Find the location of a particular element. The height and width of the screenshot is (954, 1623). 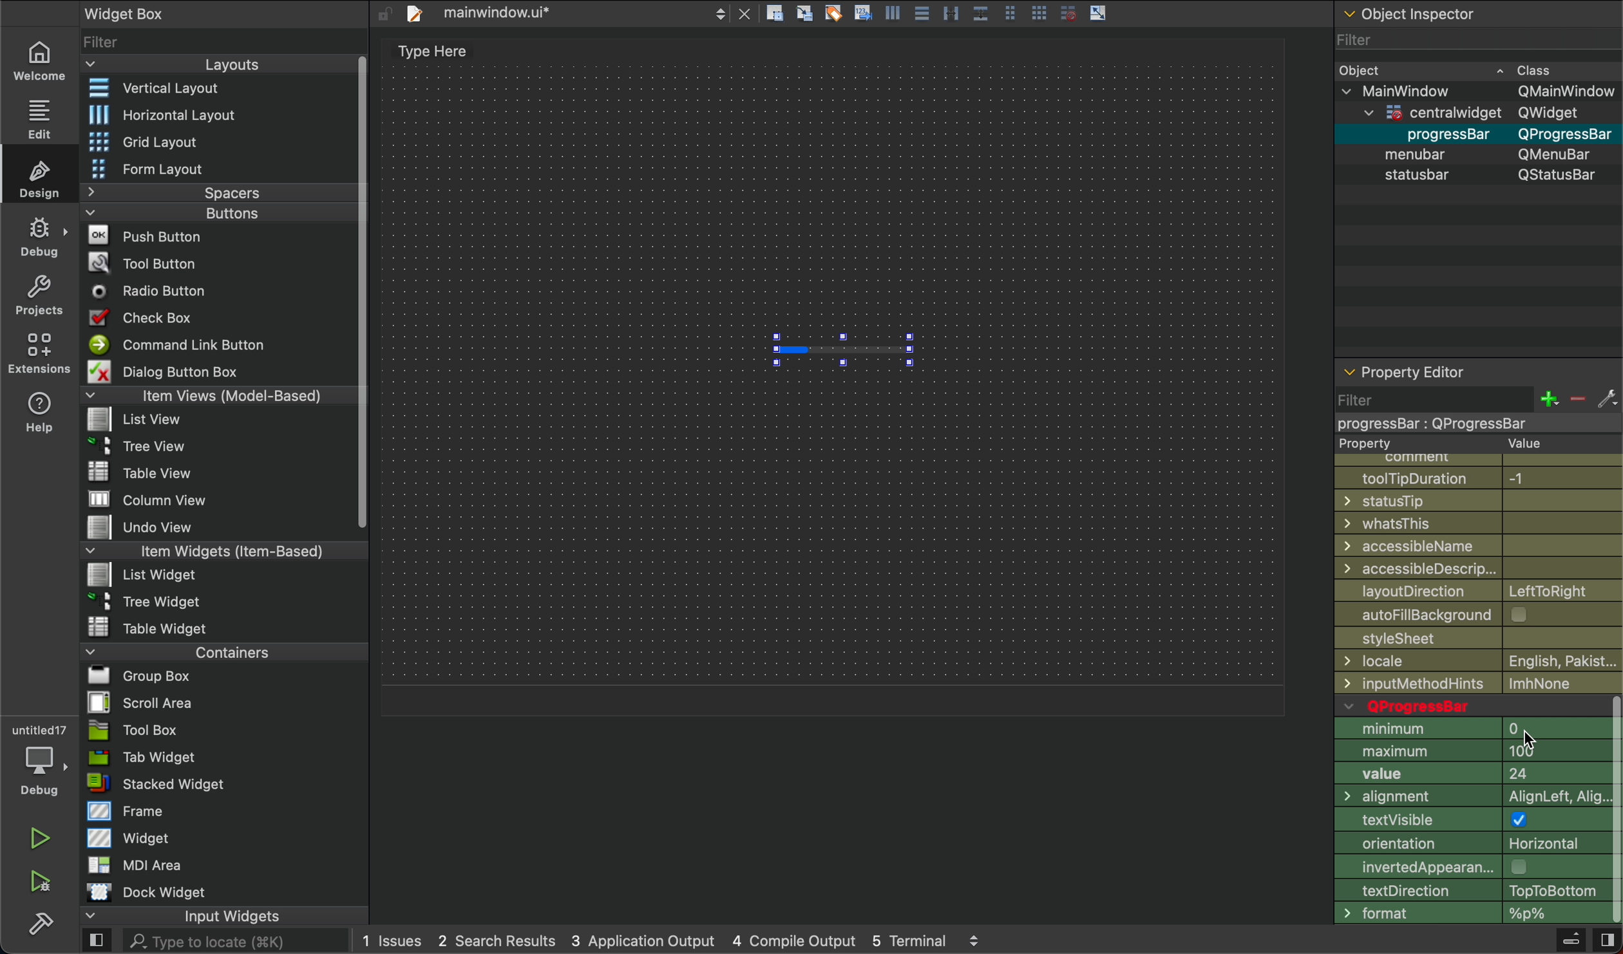

Horizontal Layout is located at coordinates (209, 115).